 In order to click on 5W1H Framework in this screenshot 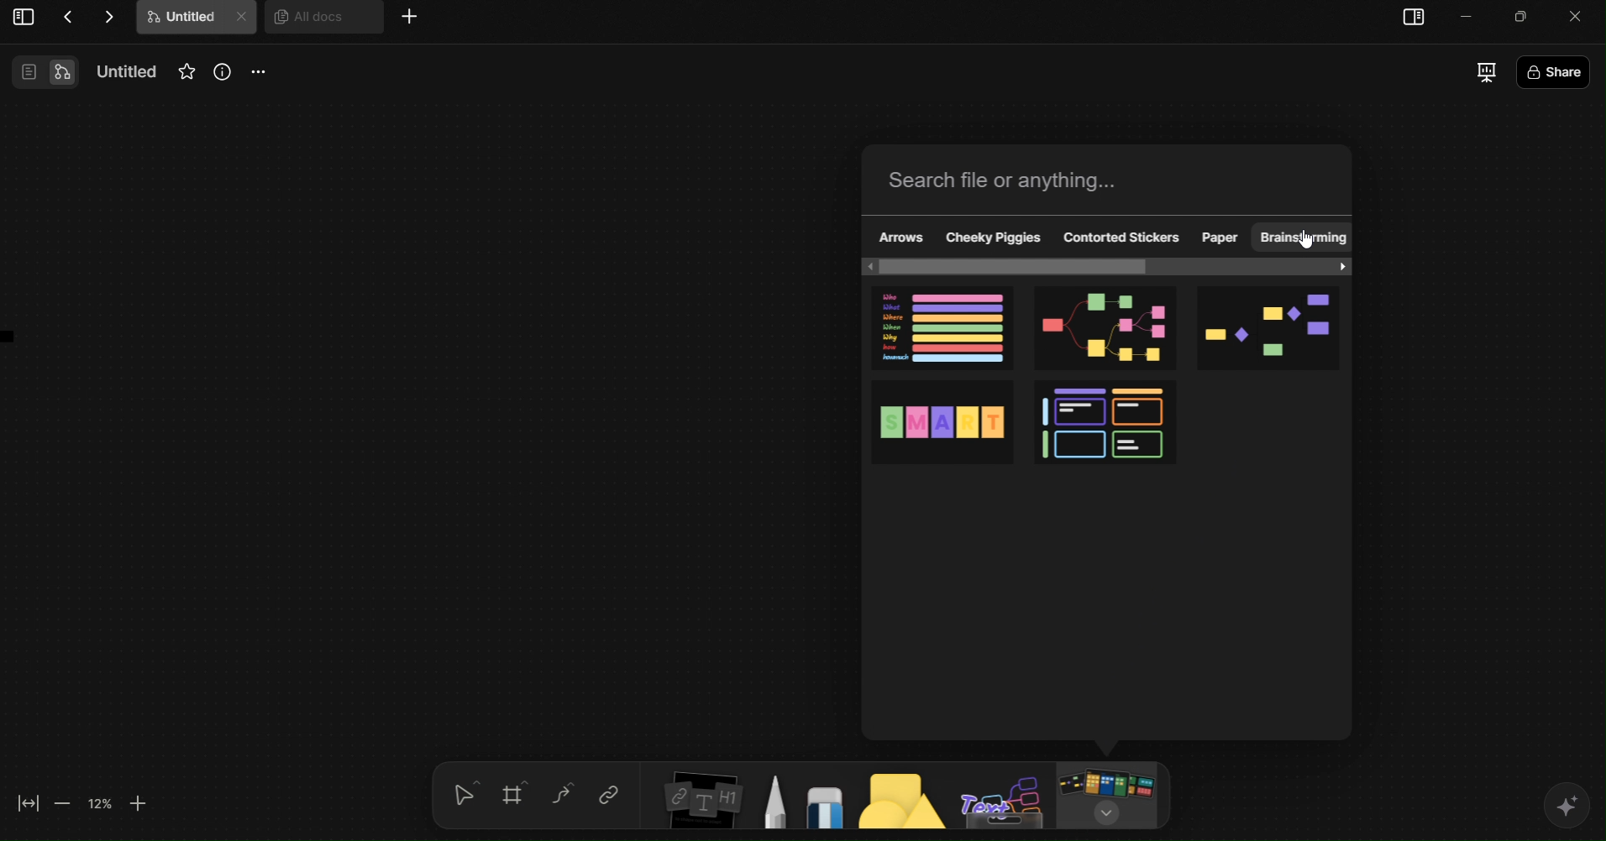, I will do `click(945, 327)`.